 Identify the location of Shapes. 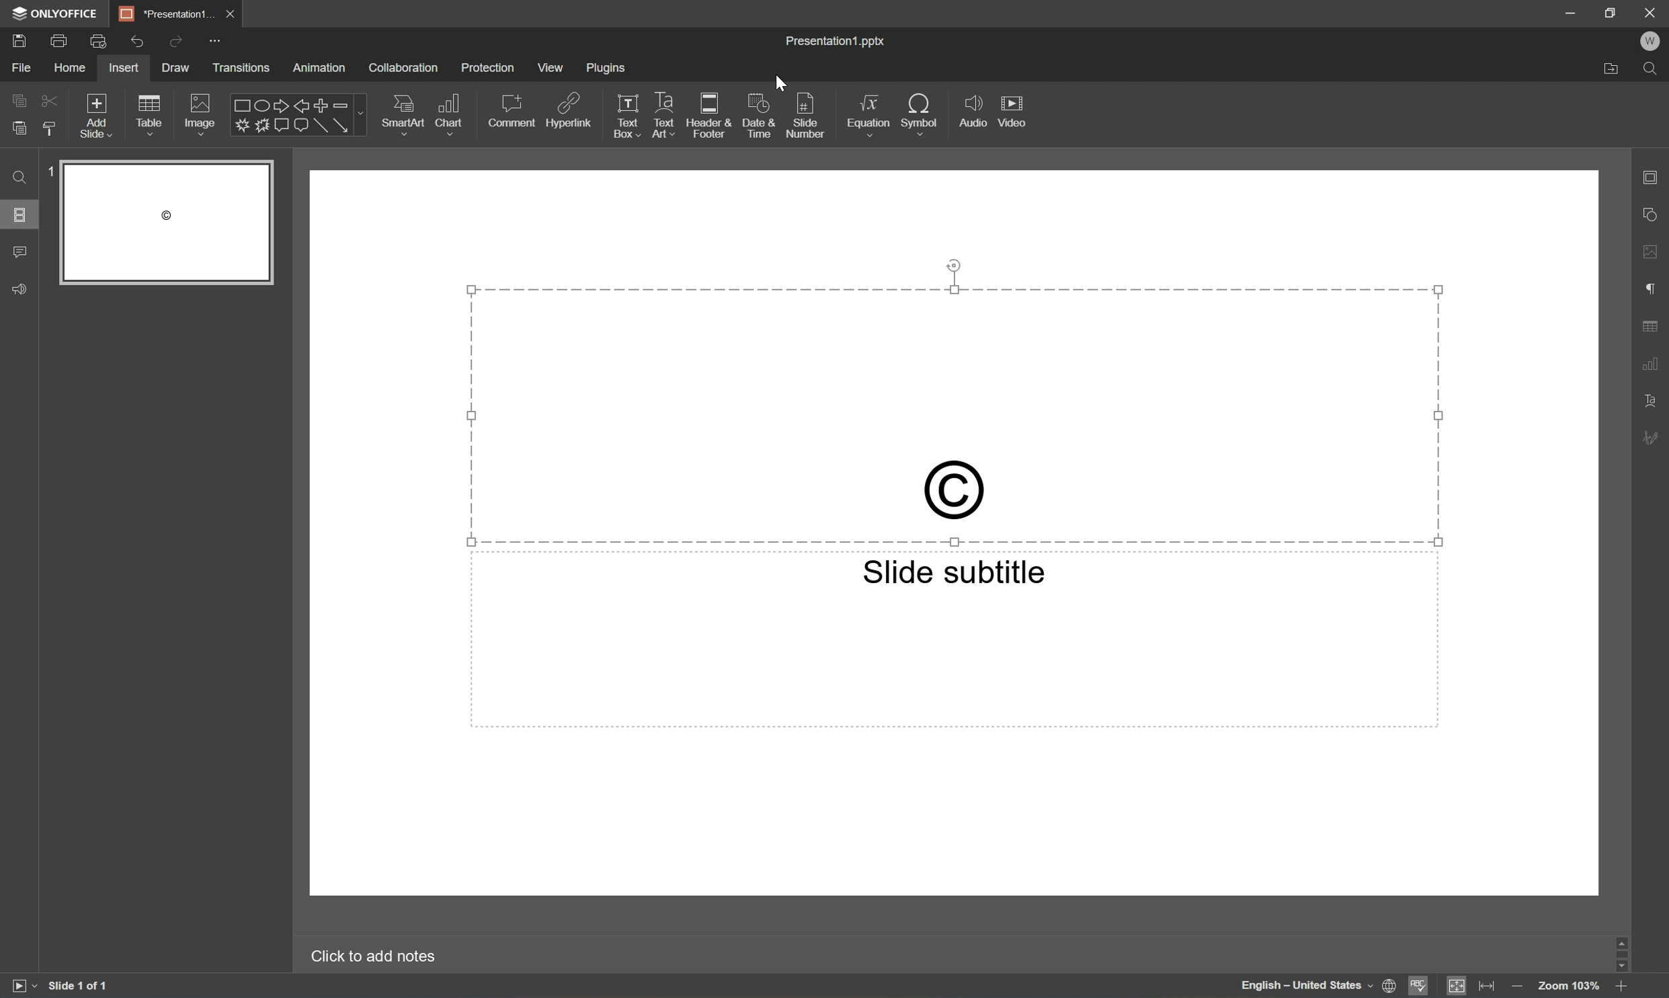
(300, 114).